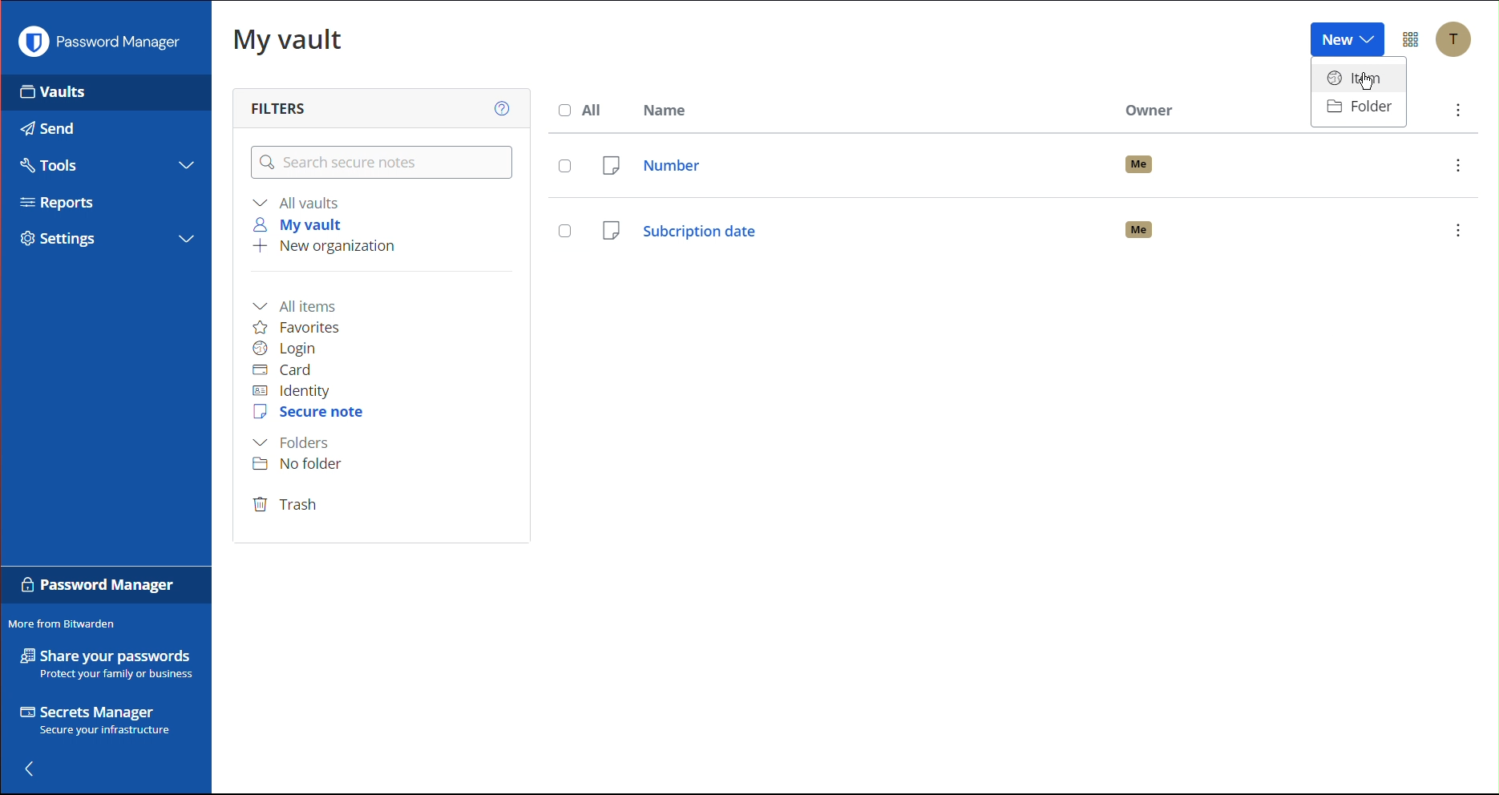  I want to click on Favorites, so click(307, 326).